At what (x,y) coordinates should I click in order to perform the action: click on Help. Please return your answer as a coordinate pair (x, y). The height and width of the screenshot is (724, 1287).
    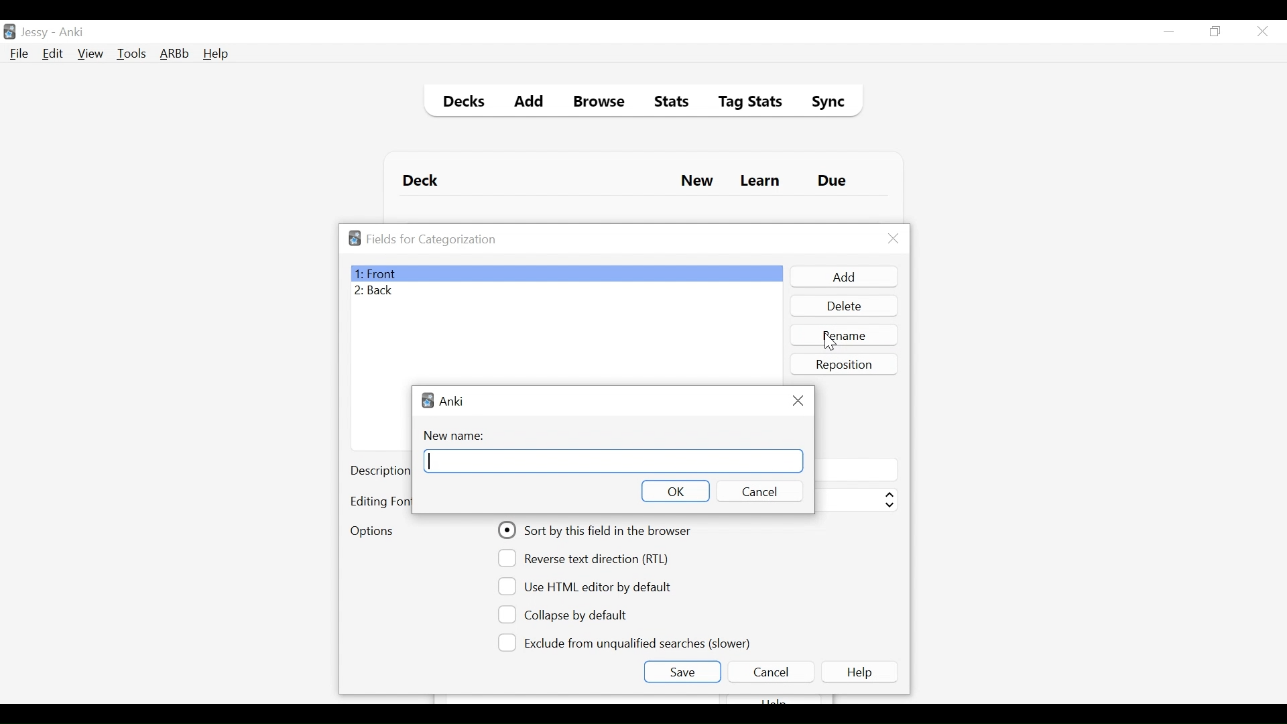
    Looking at the image, I should click on (215, 55).